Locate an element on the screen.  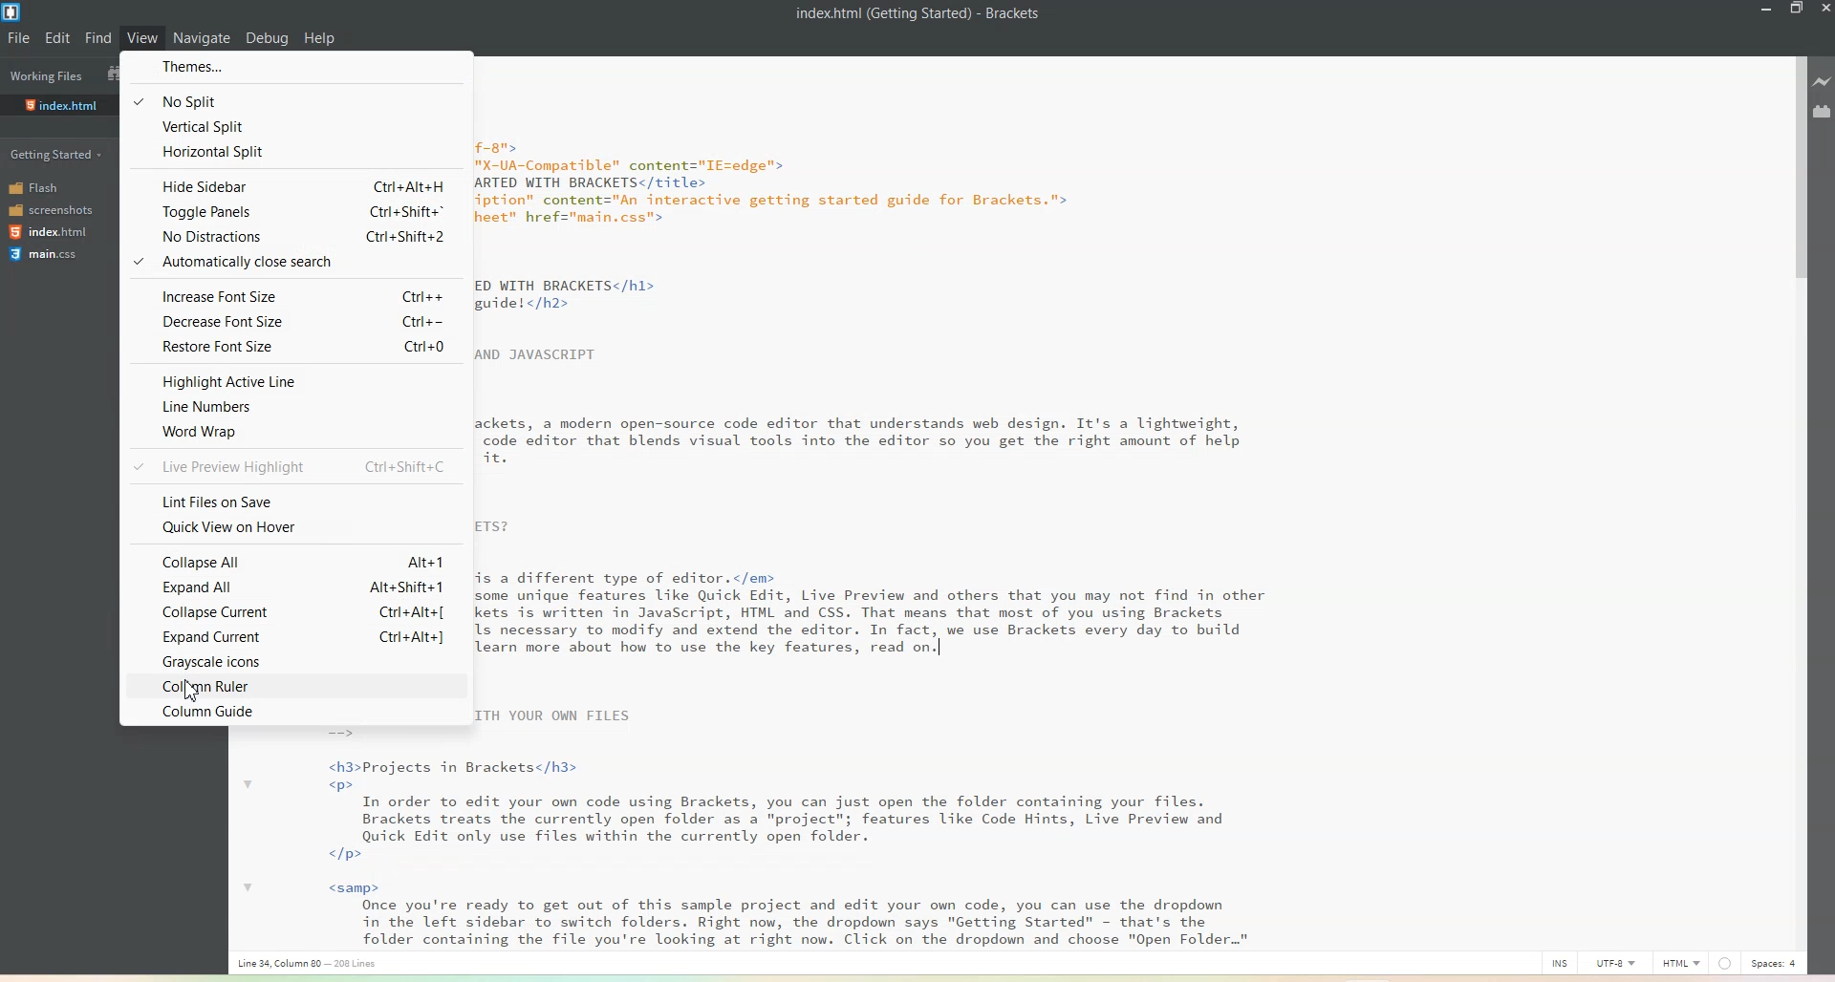
Column Ruler is located at coordinates (292, 687).